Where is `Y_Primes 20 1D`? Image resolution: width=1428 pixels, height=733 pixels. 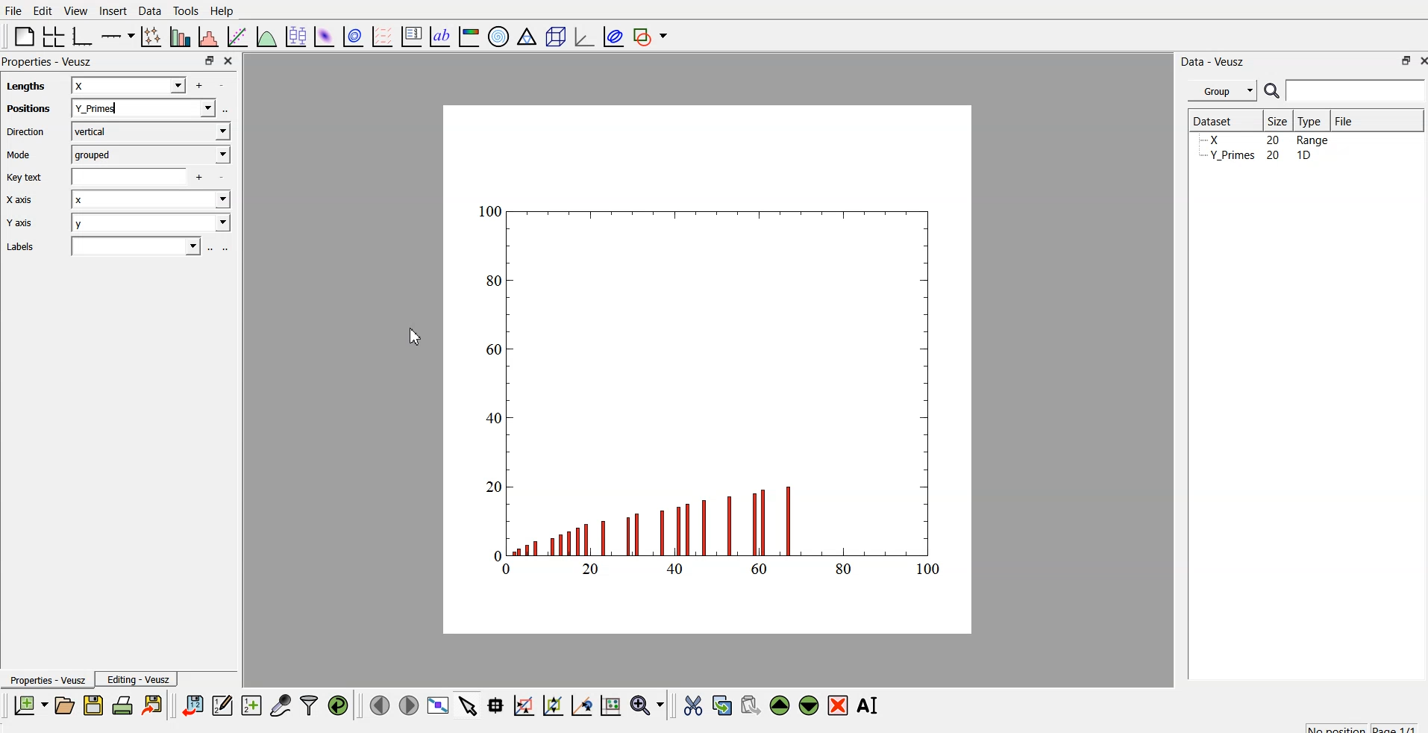
Y_Primes 20 1D is located at coordinates (1255, 141).